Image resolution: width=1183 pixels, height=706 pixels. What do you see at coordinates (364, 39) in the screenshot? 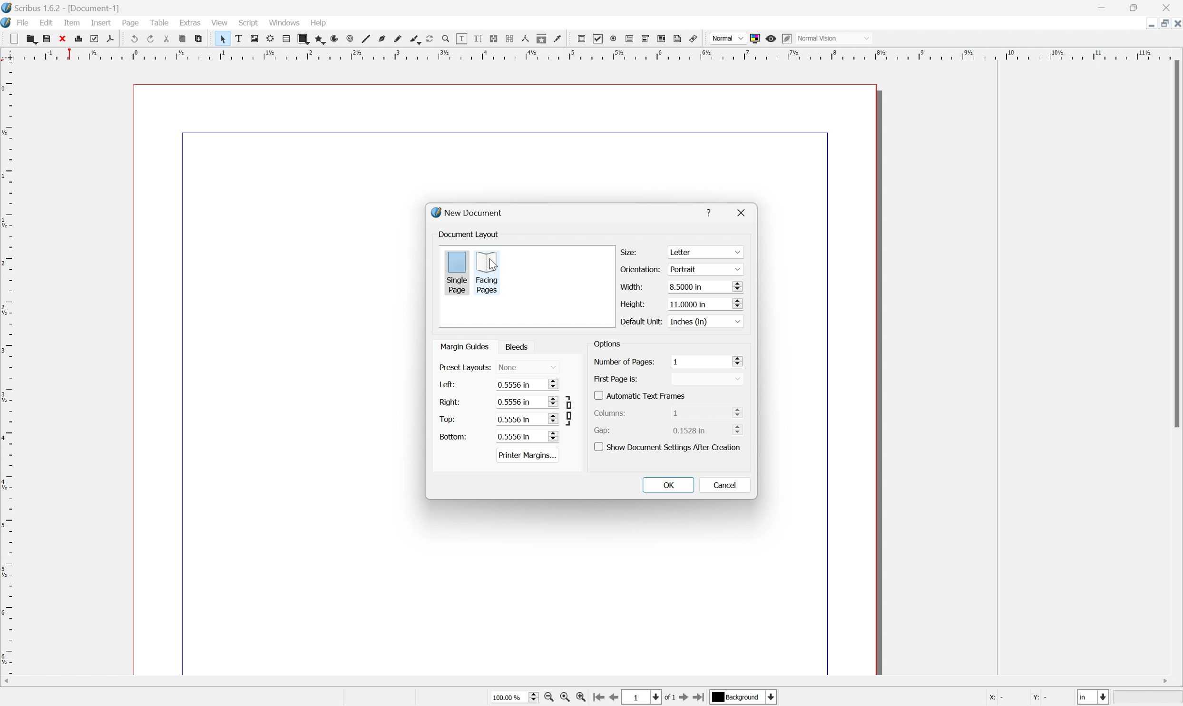
I see `Line` at bounding box center [364, 39].